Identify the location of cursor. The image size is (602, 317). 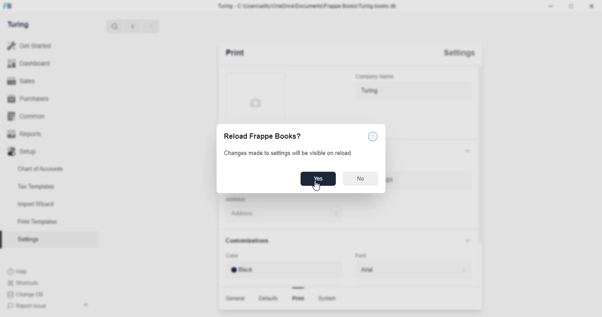
(316, 185).